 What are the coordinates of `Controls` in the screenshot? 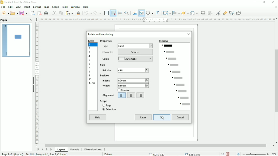 It's located at (75, 150).